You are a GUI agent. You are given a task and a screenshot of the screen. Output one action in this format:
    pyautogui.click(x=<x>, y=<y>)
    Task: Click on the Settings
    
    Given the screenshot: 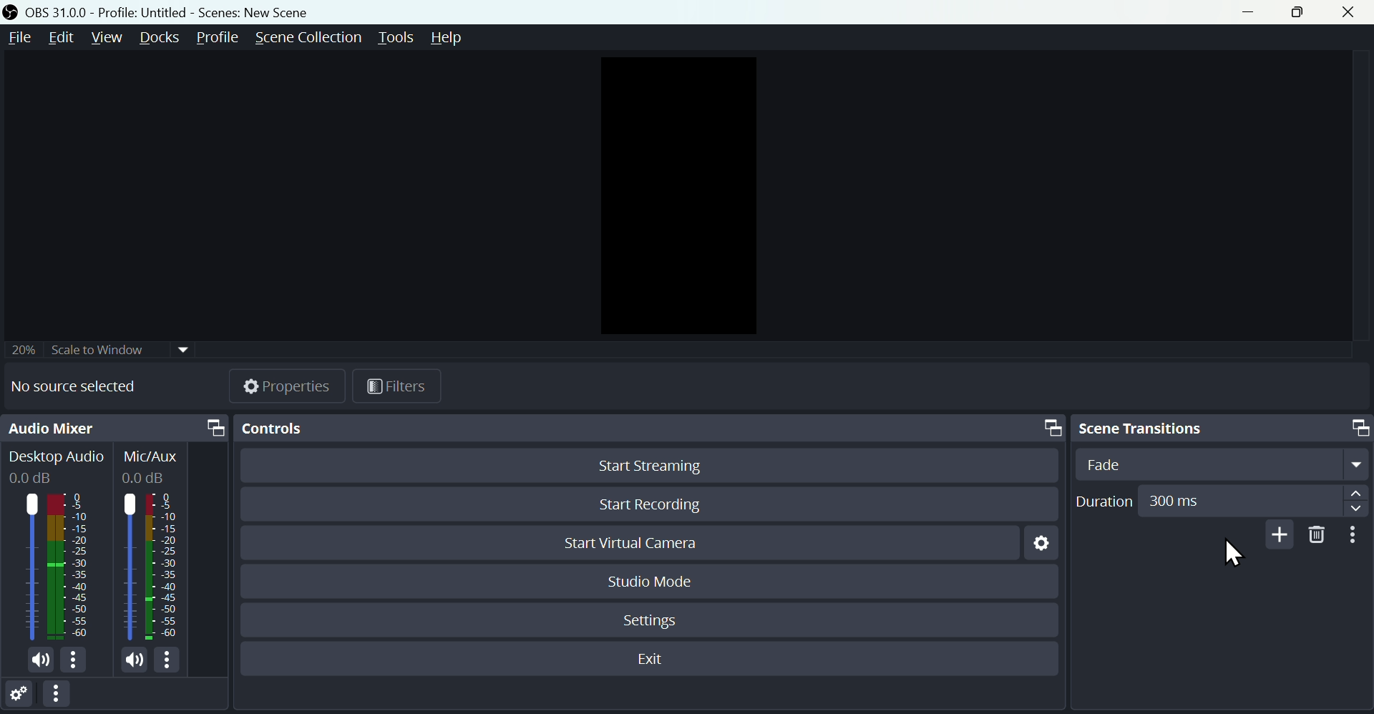 What is the action you would take?
    pyautogui.click(x=1039, y=542)
    